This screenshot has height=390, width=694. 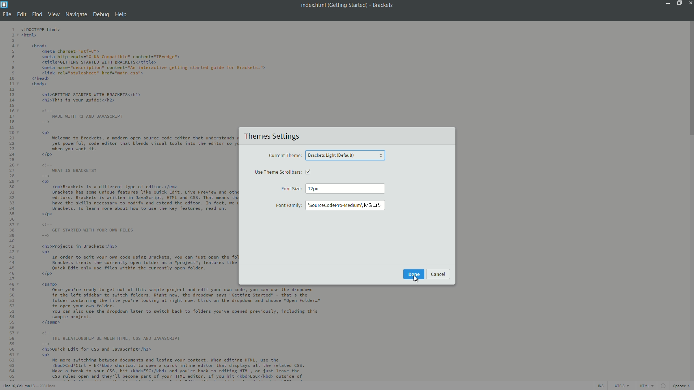 What do you see at coordinates (121, 15) in the screenshot?
I see `help menu` at bounding box center [121, 15].